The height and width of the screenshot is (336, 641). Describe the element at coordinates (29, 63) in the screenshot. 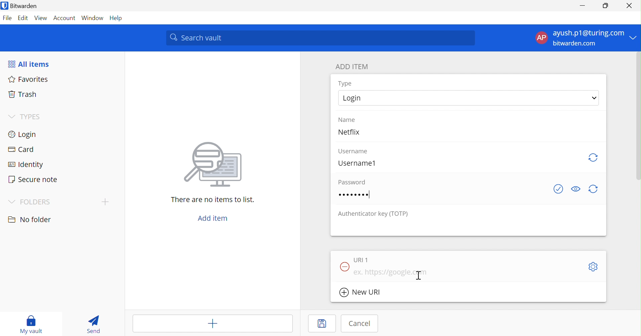

I see `All items` at that location.